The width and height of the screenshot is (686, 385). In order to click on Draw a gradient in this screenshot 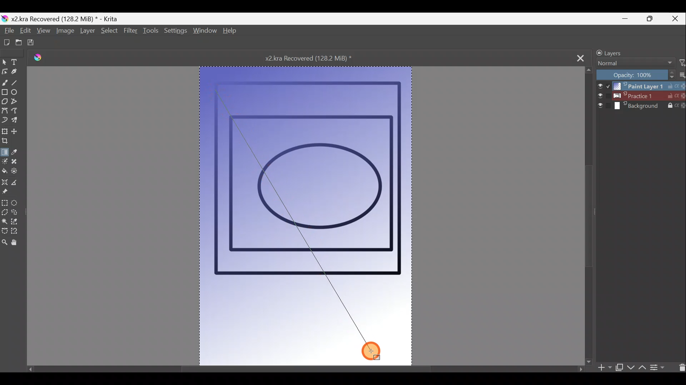, I will do `click(5, 151)`.